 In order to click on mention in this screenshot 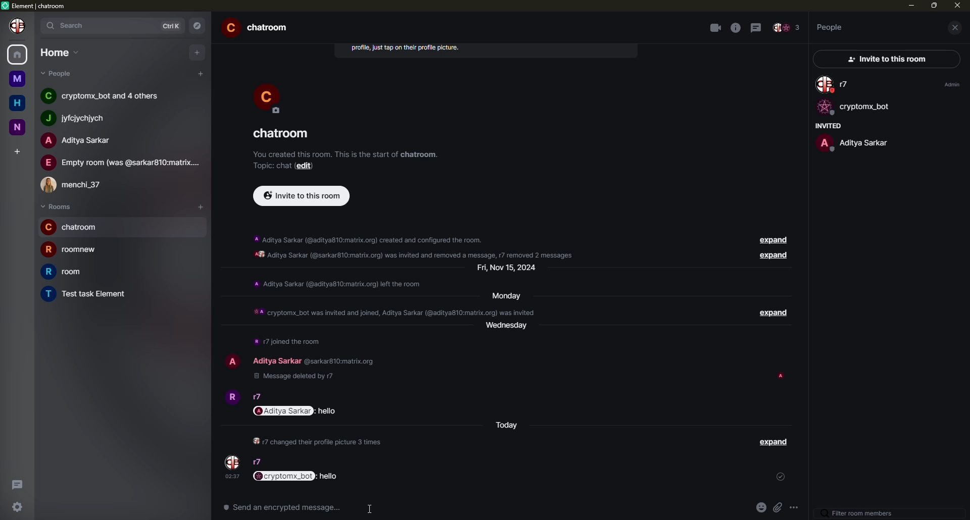, I will do `click(497, 356)`.